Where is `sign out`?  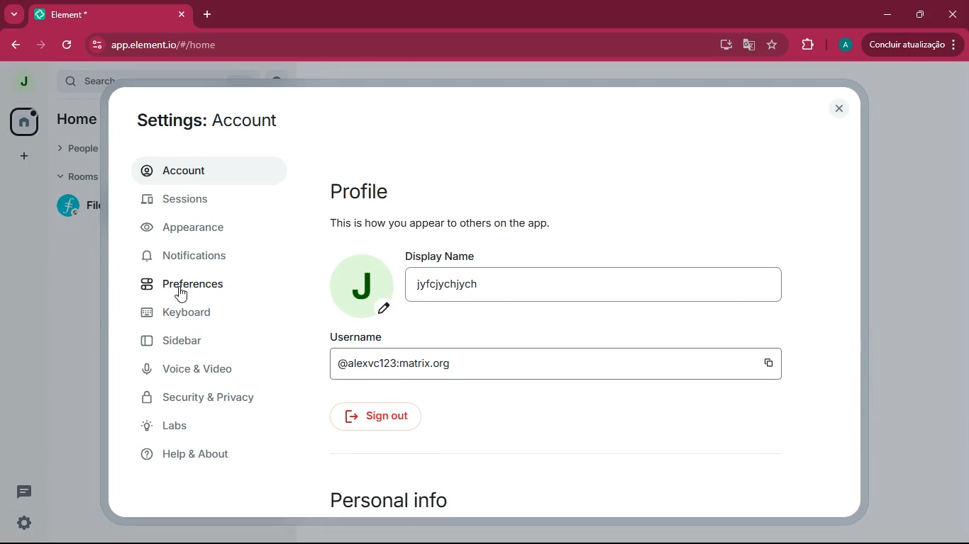 sign out is located at coordinates (383, 415).